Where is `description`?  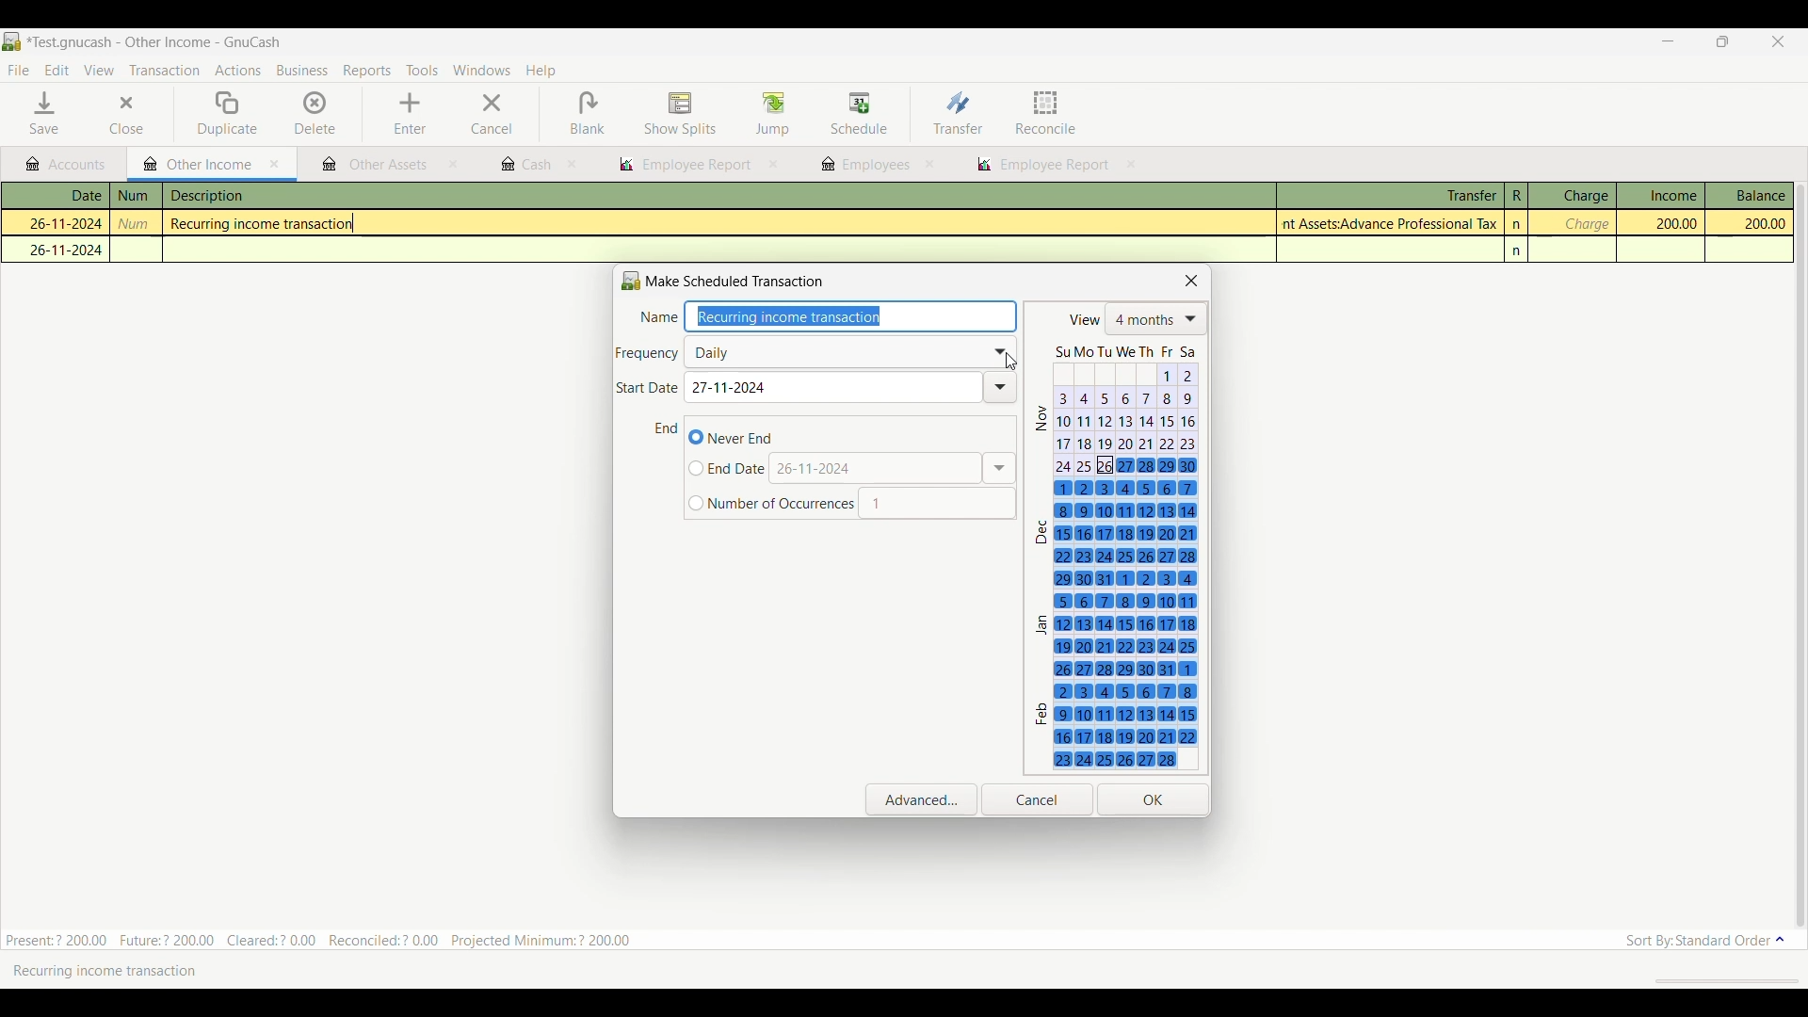
description is located at coordinates (304, 197).